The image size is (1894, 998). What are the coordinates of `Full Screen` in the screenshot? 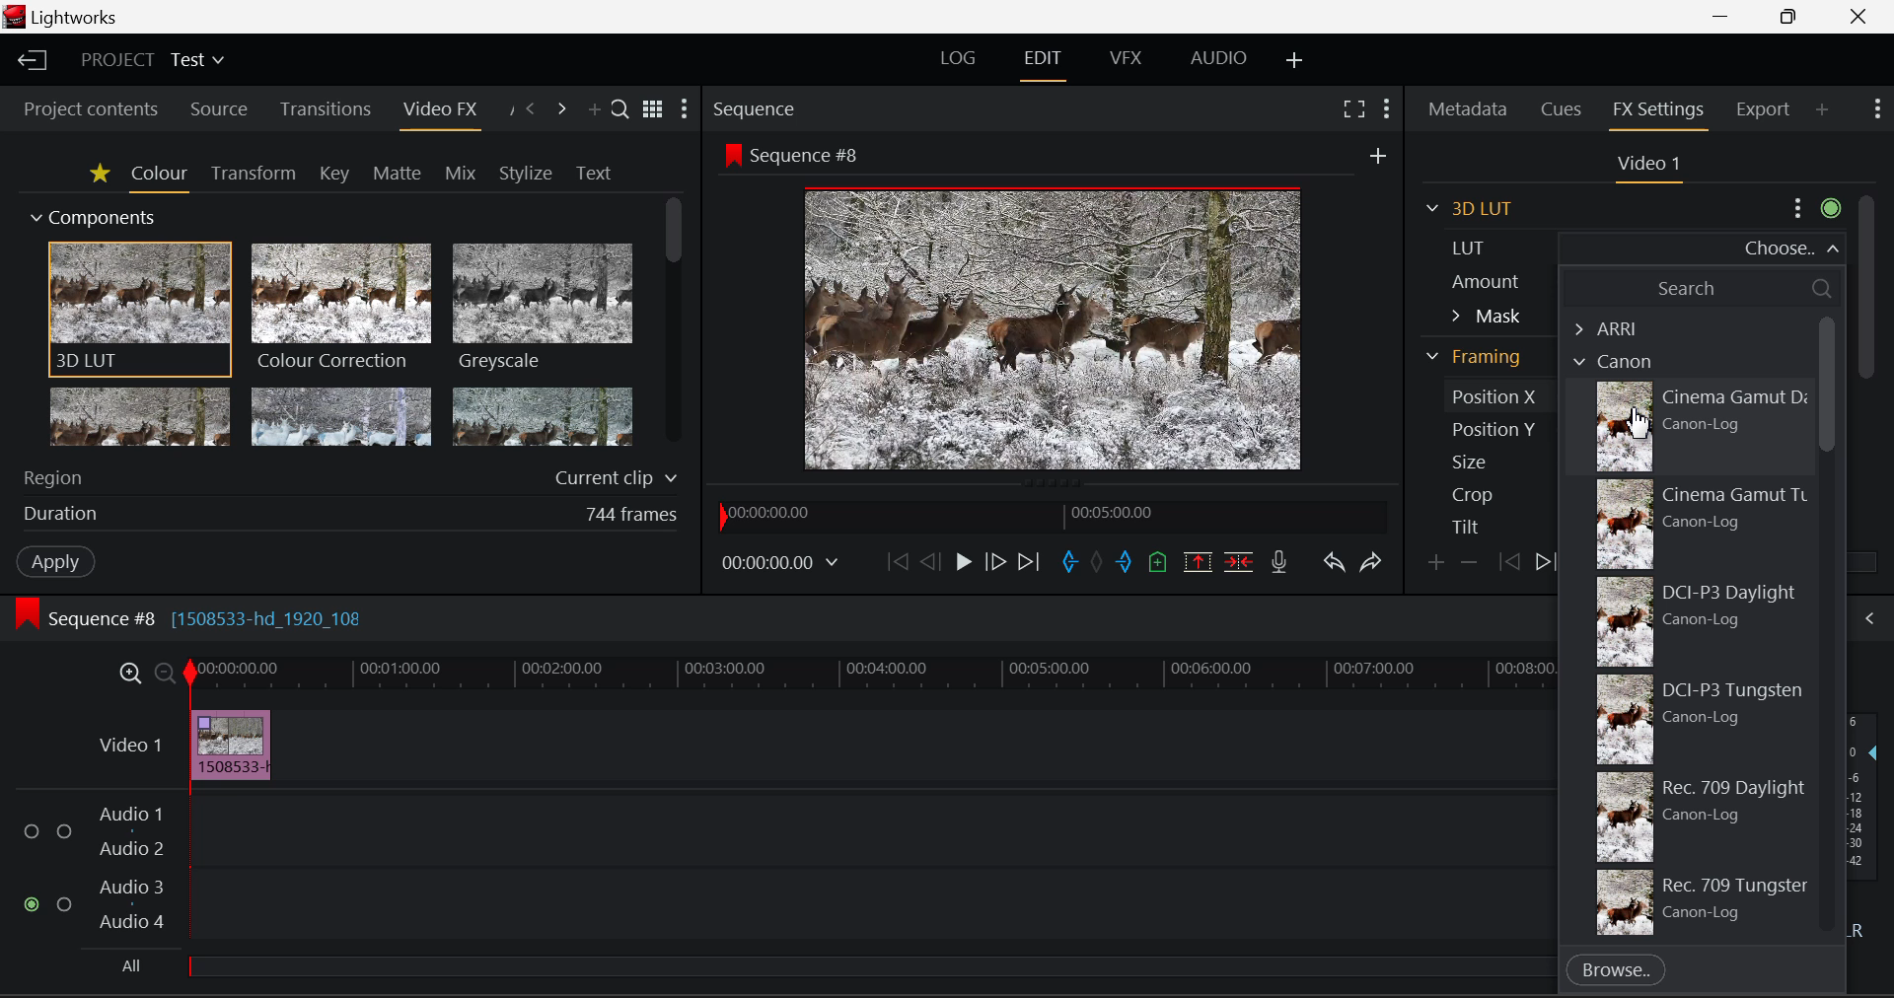 It's located at (1353, 107).